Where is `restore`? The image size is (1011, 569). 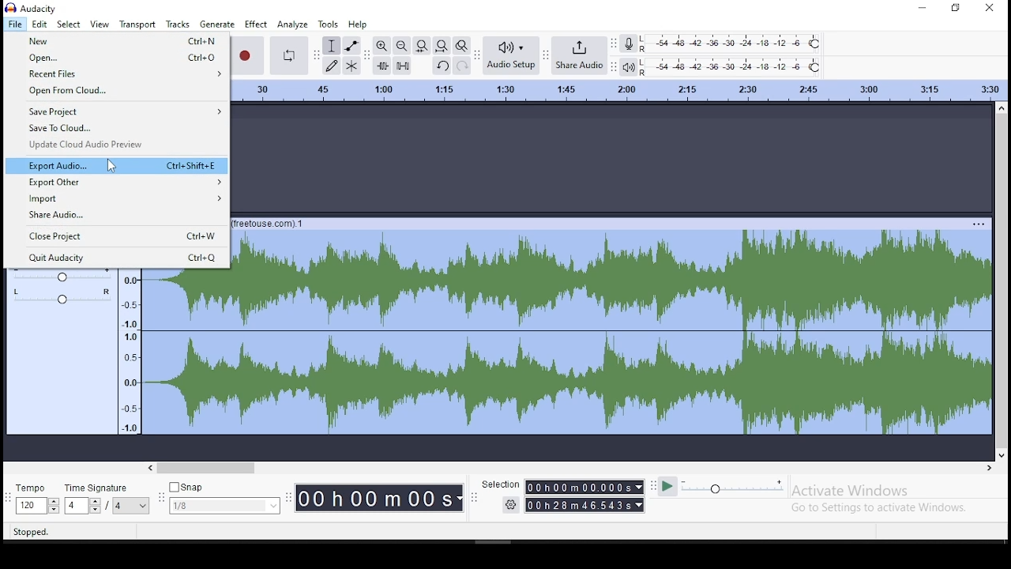 restore is located at coordinates (957, 9).